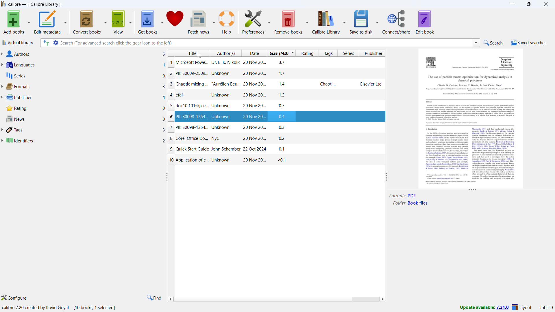 The height and width of the screenshot is (312, 555). I want to click on save to disk , so click(361, 22).